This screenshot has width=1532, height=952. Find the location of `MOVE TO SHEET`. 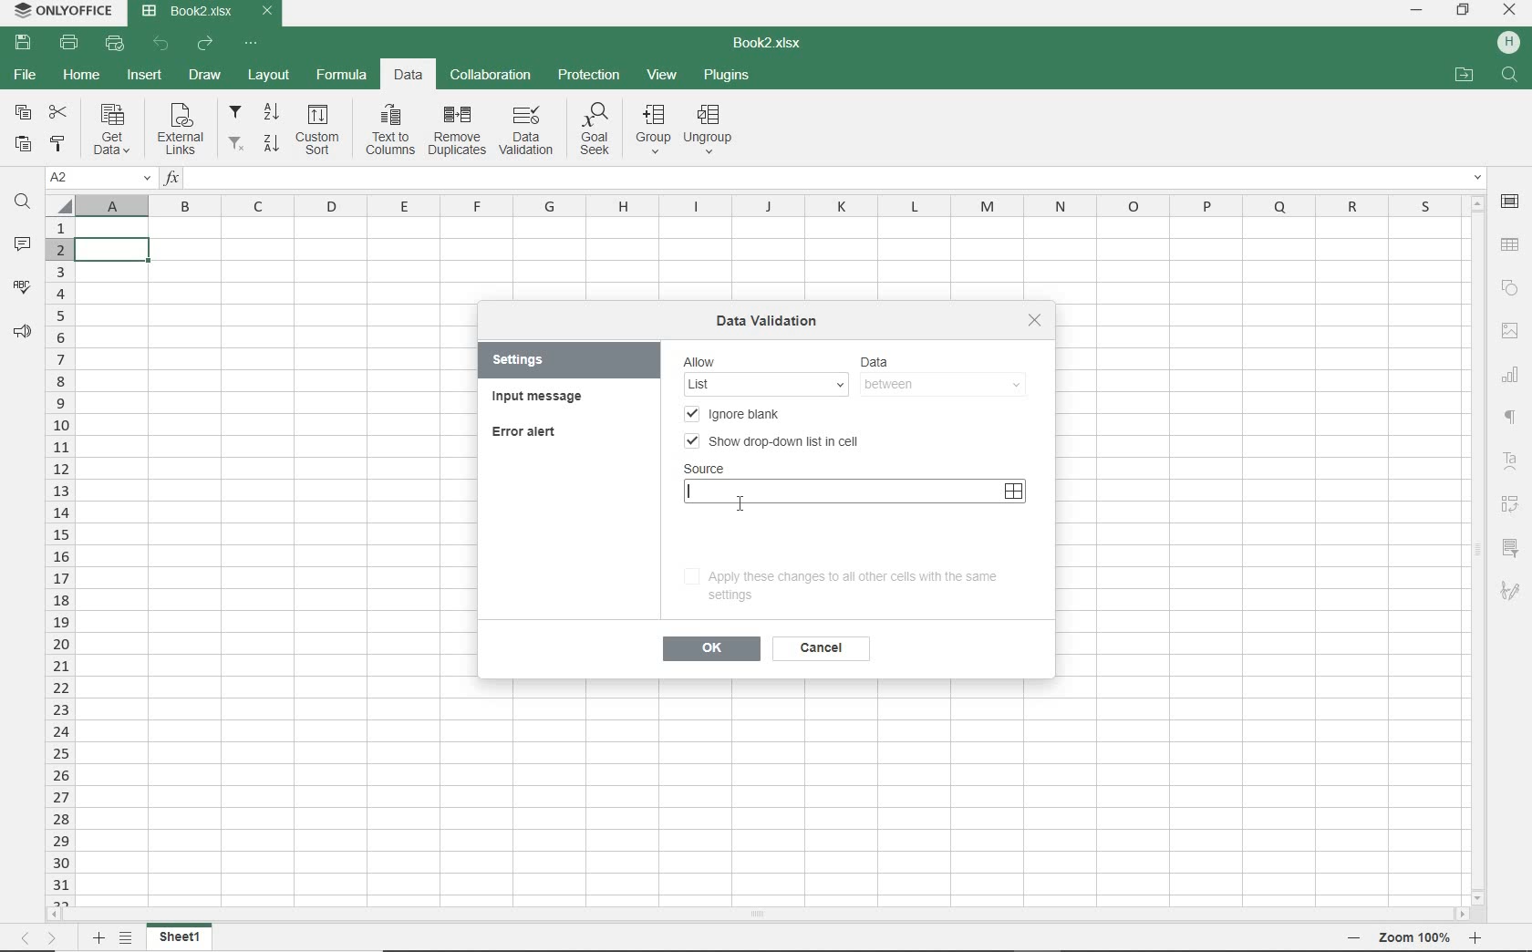

MOVE TO SHEET is located at coordinates (36, 940).